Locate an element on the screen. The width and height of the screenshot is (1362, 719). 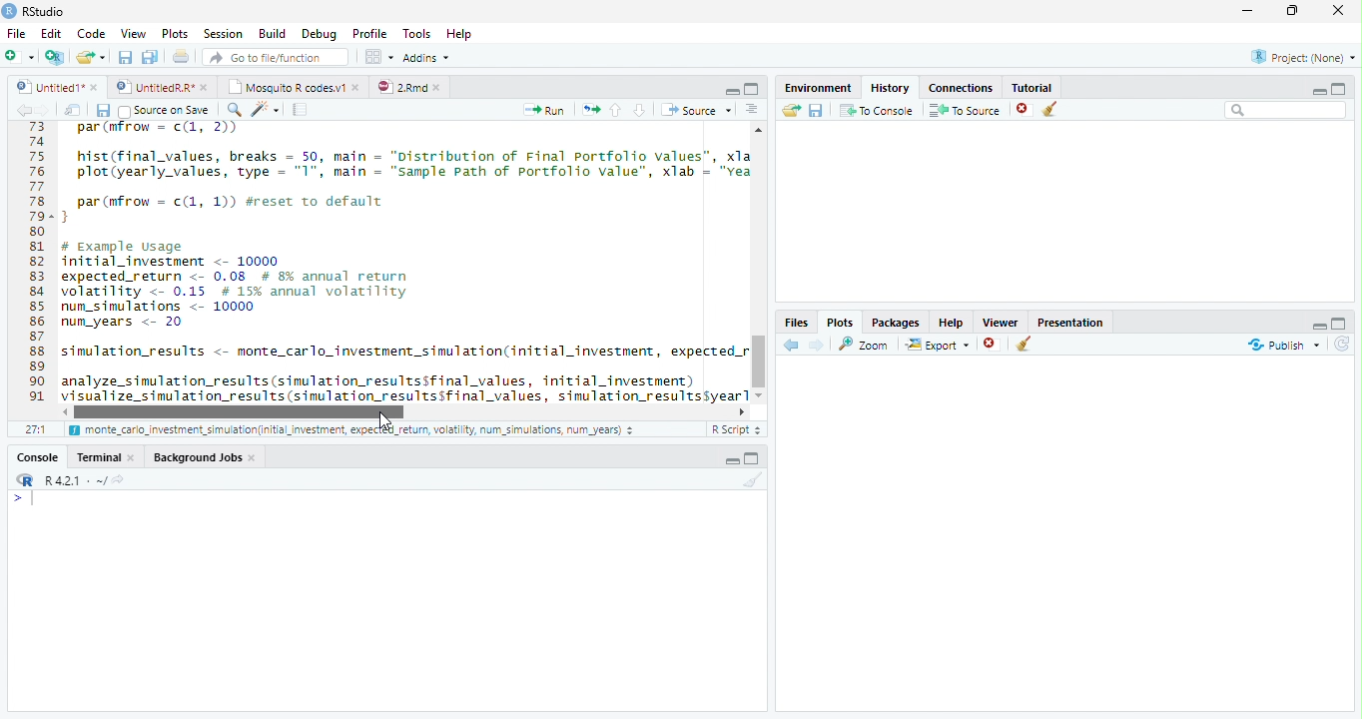
Code Tools is located at coordinates (266, 110).